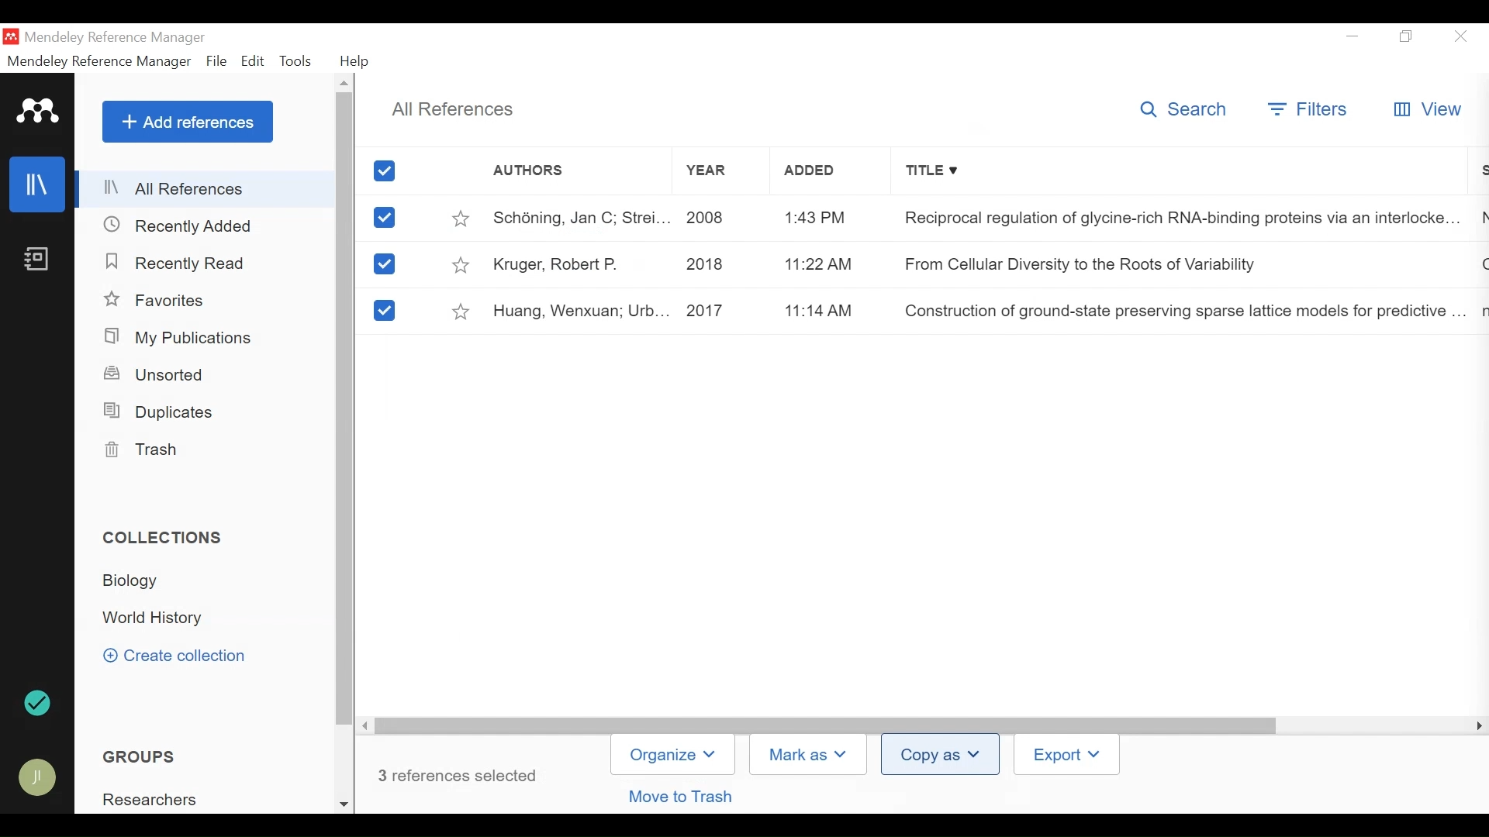  What do you see at coordinates (942, 755) in the screenshot?
I see `Copy As` at bounding box center [942, 755].